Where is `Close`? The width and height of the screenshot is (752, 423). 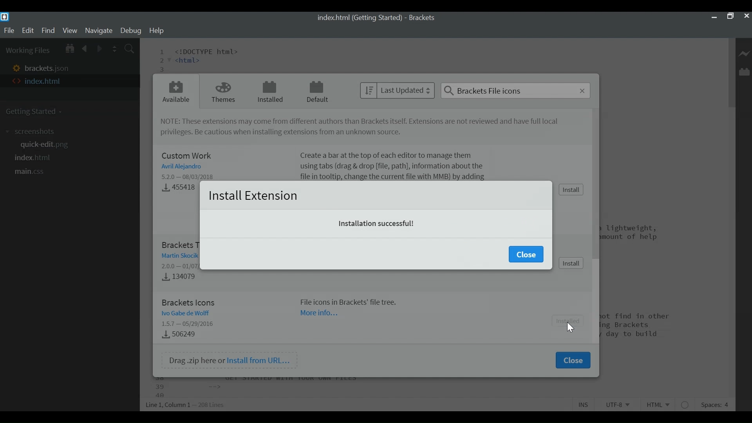 Close is located at coordinates (526, 255).